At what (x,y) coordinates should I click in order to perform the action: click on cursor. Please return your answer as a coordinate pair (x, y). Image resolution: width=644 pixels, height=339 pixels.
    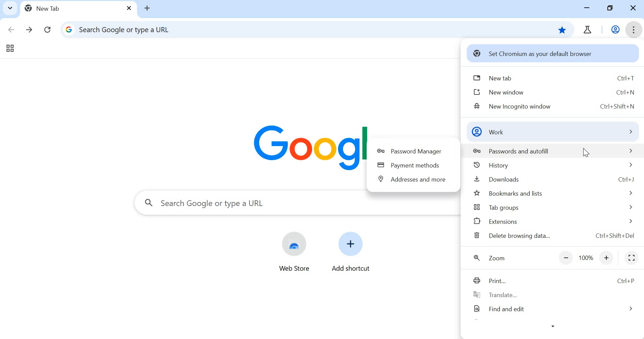
    Looking at the image, I should click on (584, 152).